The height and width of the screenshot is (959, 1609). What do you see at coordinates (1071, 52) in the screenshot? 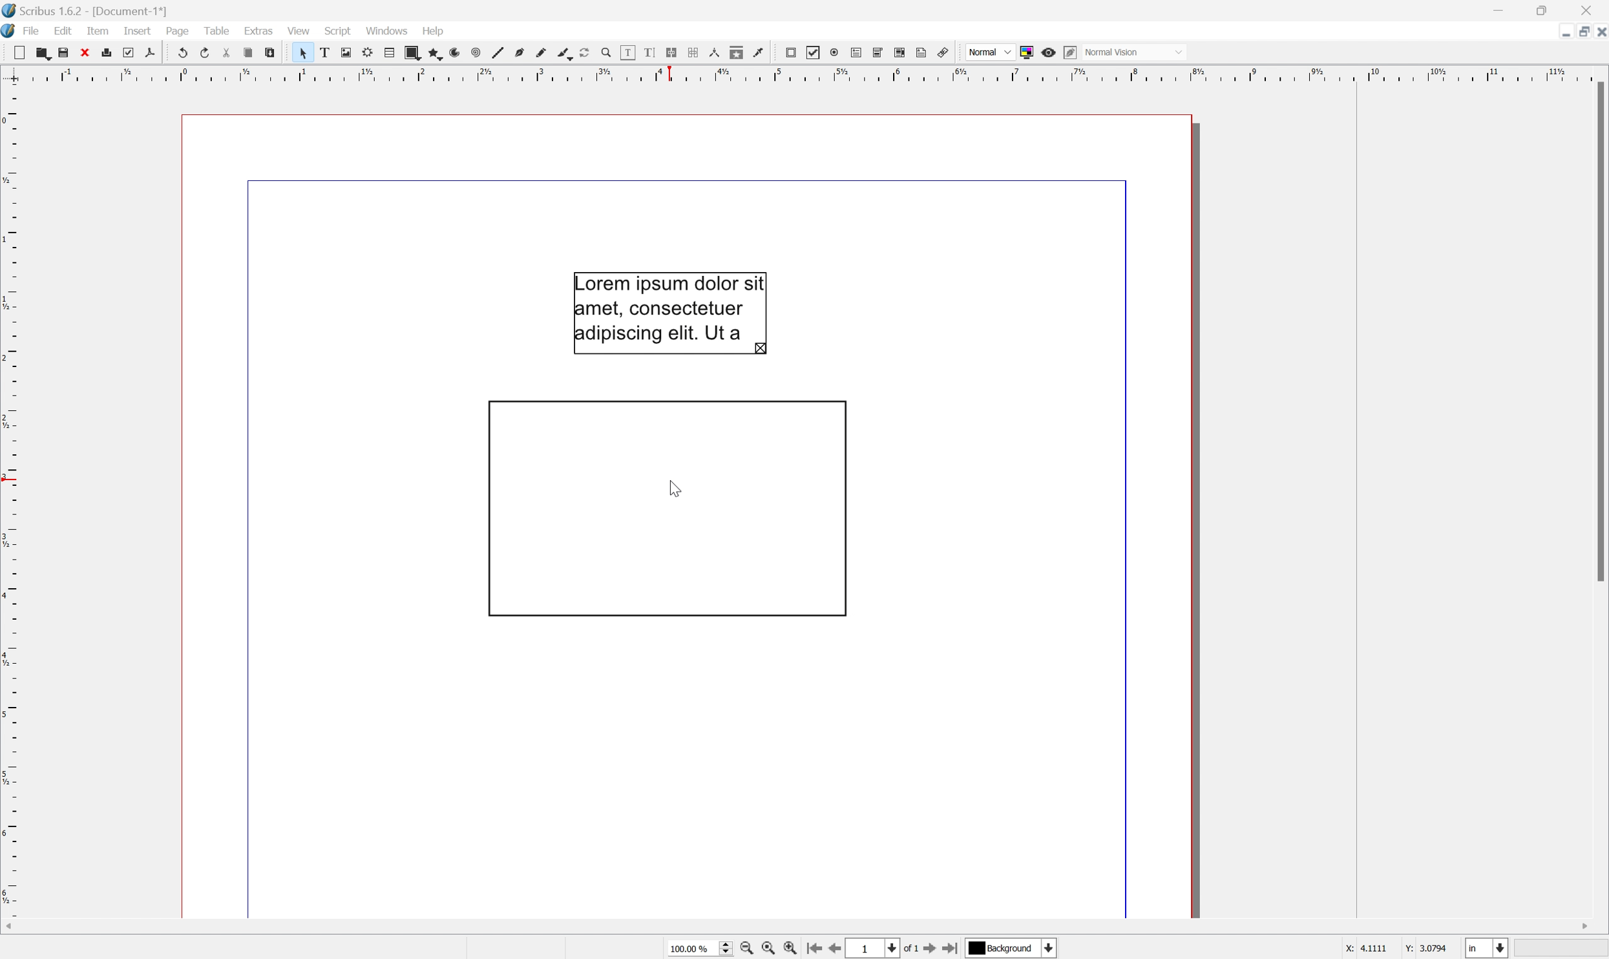
I see `Edit in preview mode` at bounding box center [1071, 52].